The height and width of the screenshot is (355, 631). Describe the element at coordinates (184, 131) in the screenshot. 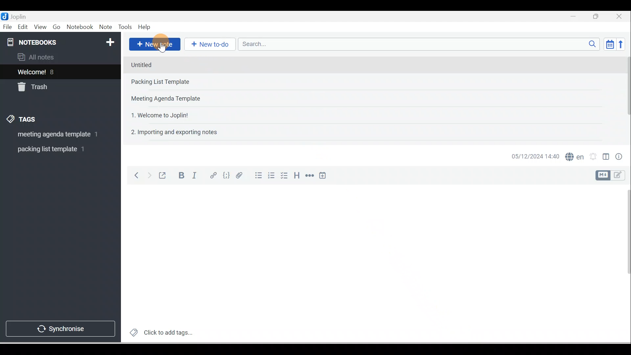

I see `Note 5` at that location.